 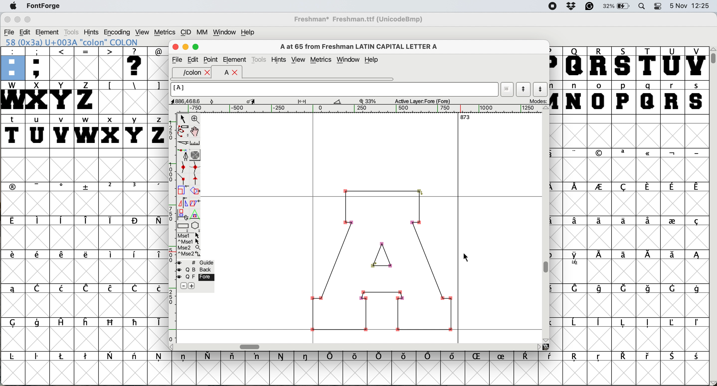 I want to click on symbol, so click(x=135, y=187).